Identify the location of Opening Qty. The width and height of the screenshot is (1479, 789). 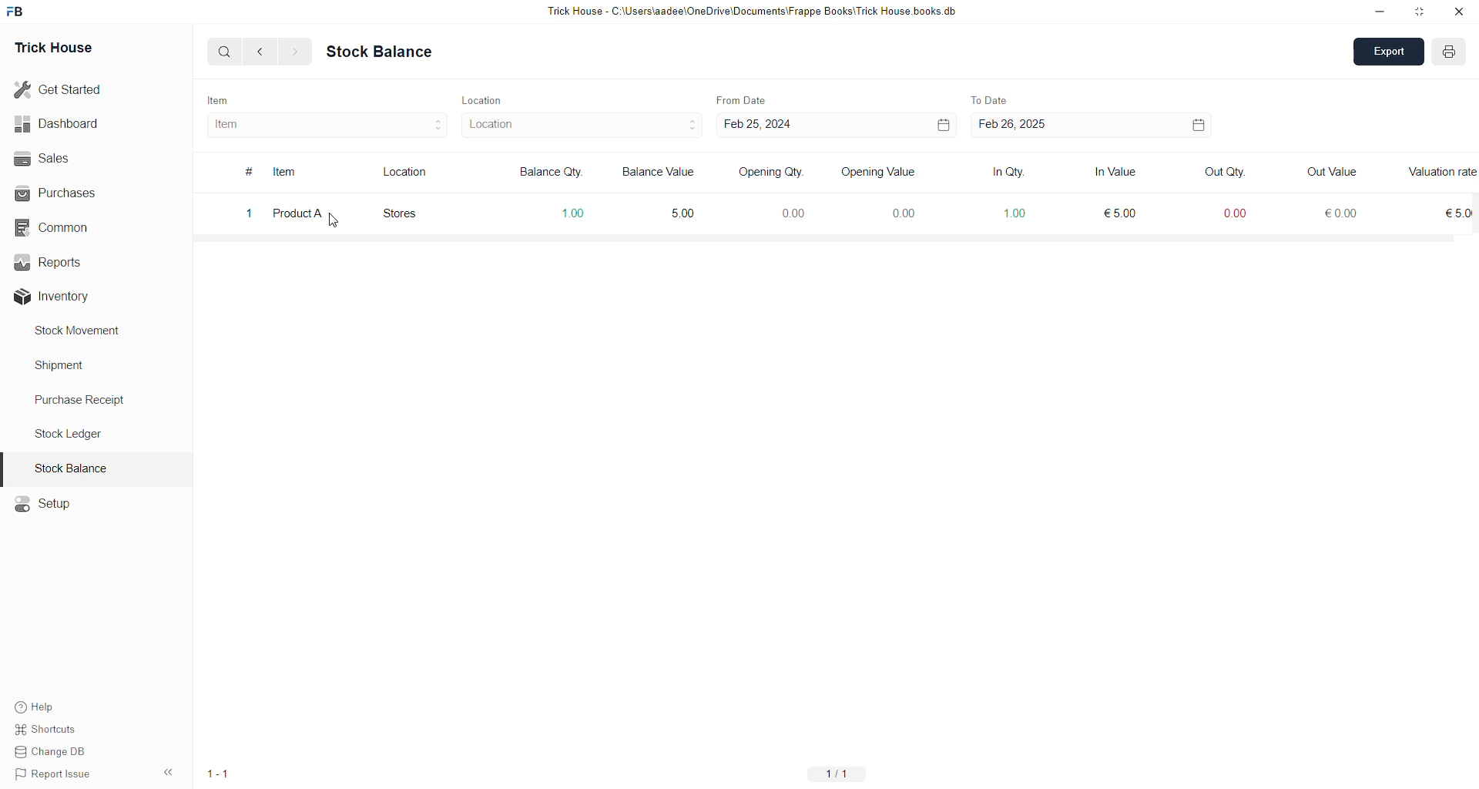
(760, 173).